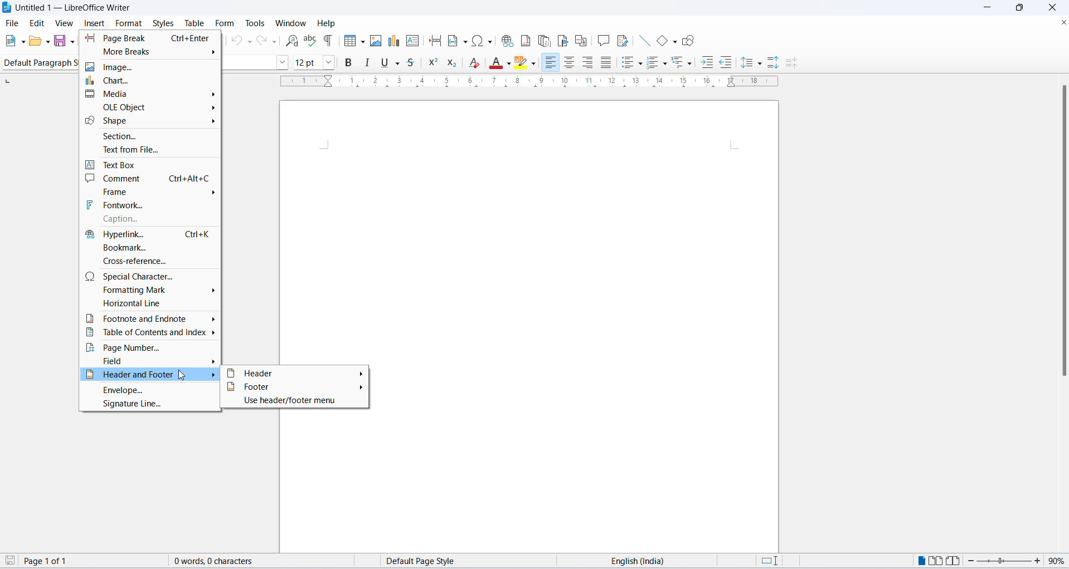  What do you see at coordinates (640, 40) in the screenshot?
I see `line` at bounding box center [640, 40].